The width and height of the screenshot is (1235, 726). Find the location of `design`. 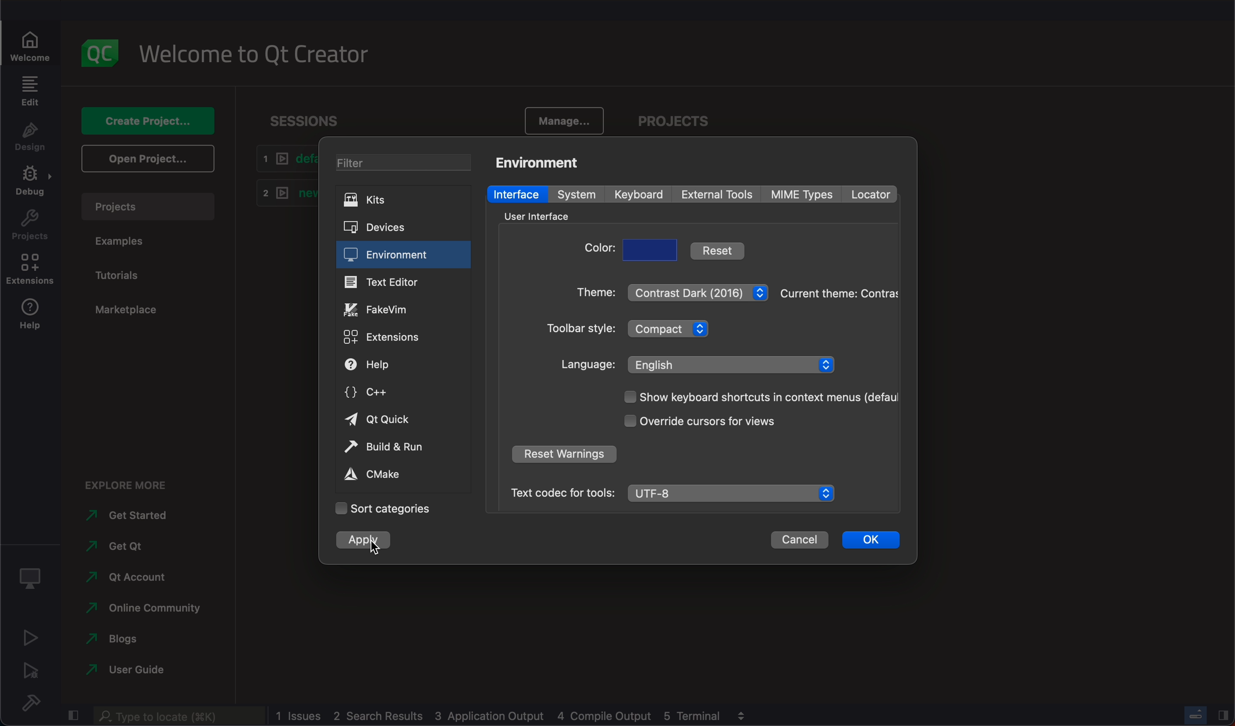

design is located at coordinates (30, 137).